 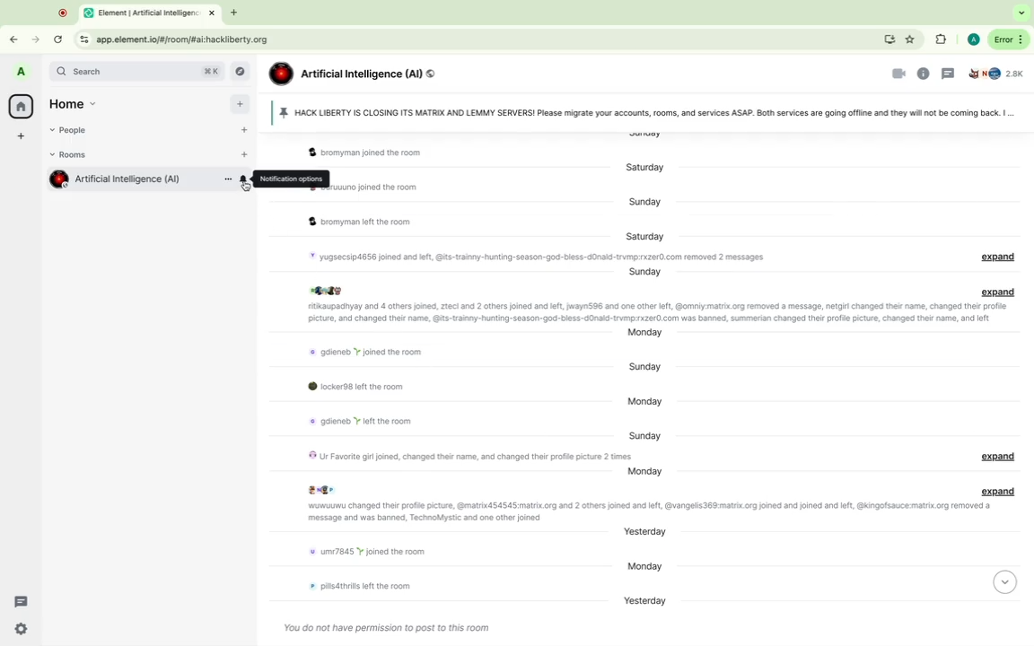 What do you see at coordinates (366, 554) in the screenshot?
I see `Message` at bounding box center [366, 554].